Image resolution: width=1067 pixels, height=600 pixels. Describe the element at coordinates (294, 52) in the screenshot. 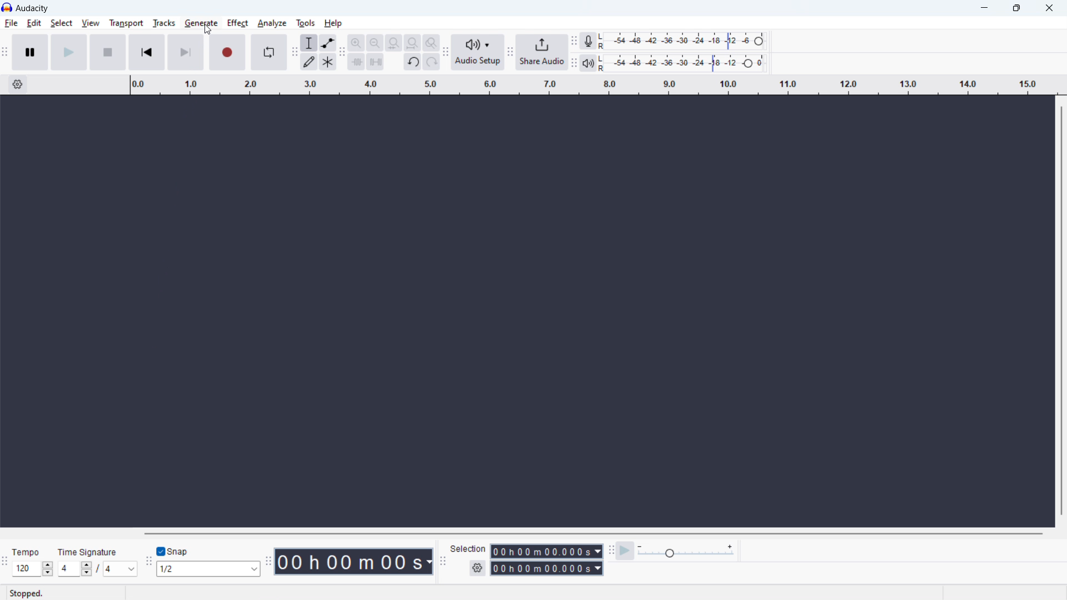

I see `tools toolbar` at that location.